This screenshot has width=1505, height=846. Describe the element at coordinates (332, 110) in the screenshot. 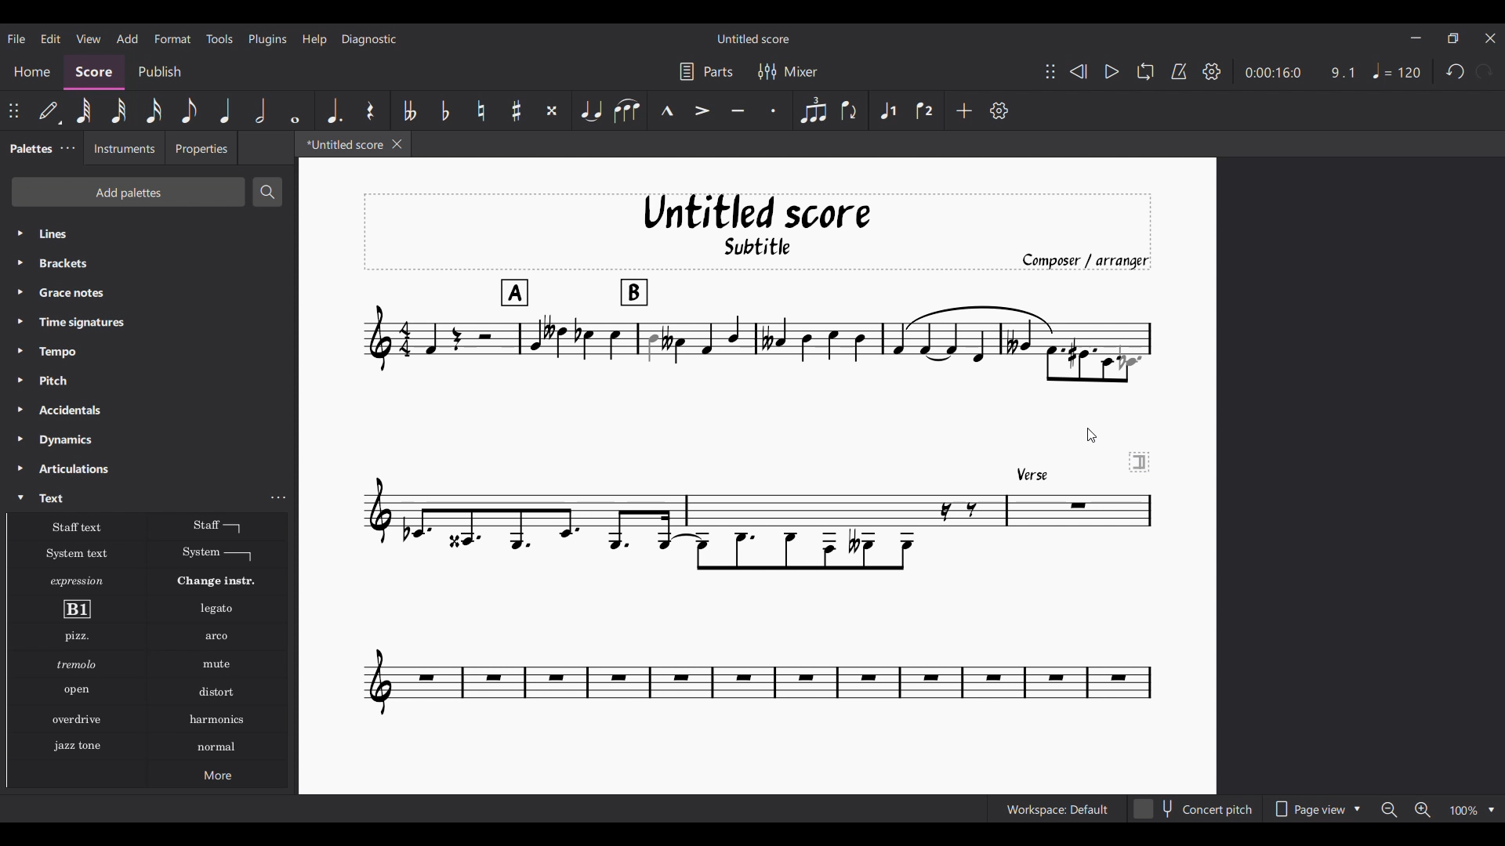

I see `Augmentation dot` at that location.